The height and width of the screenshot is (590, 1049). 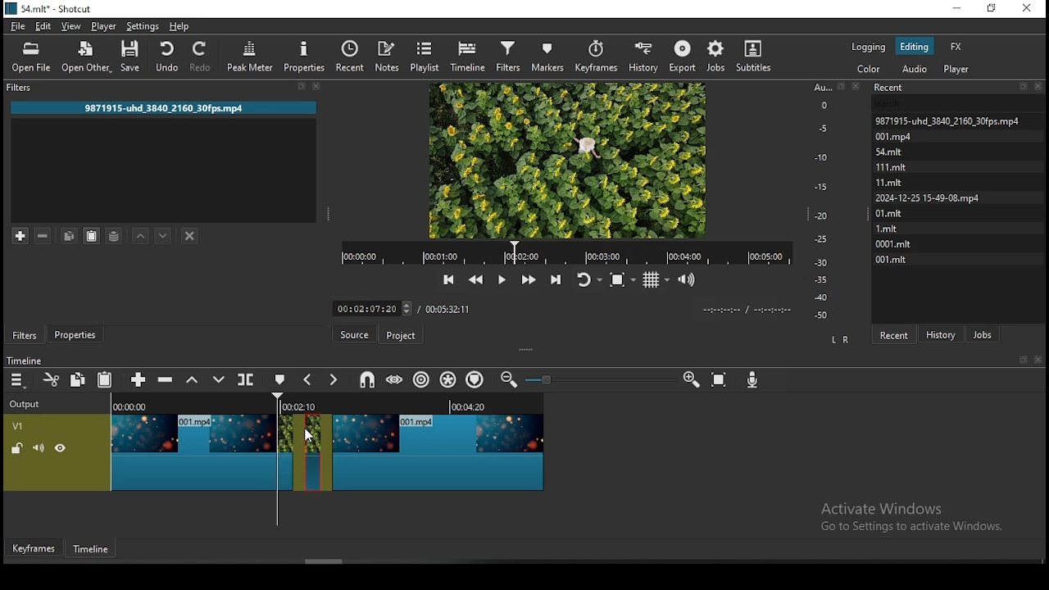 I want to click on video clip, so click(x=313, y=452).